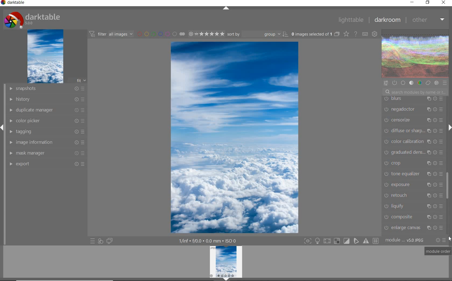  I want to click on fit, so click(78, 81).